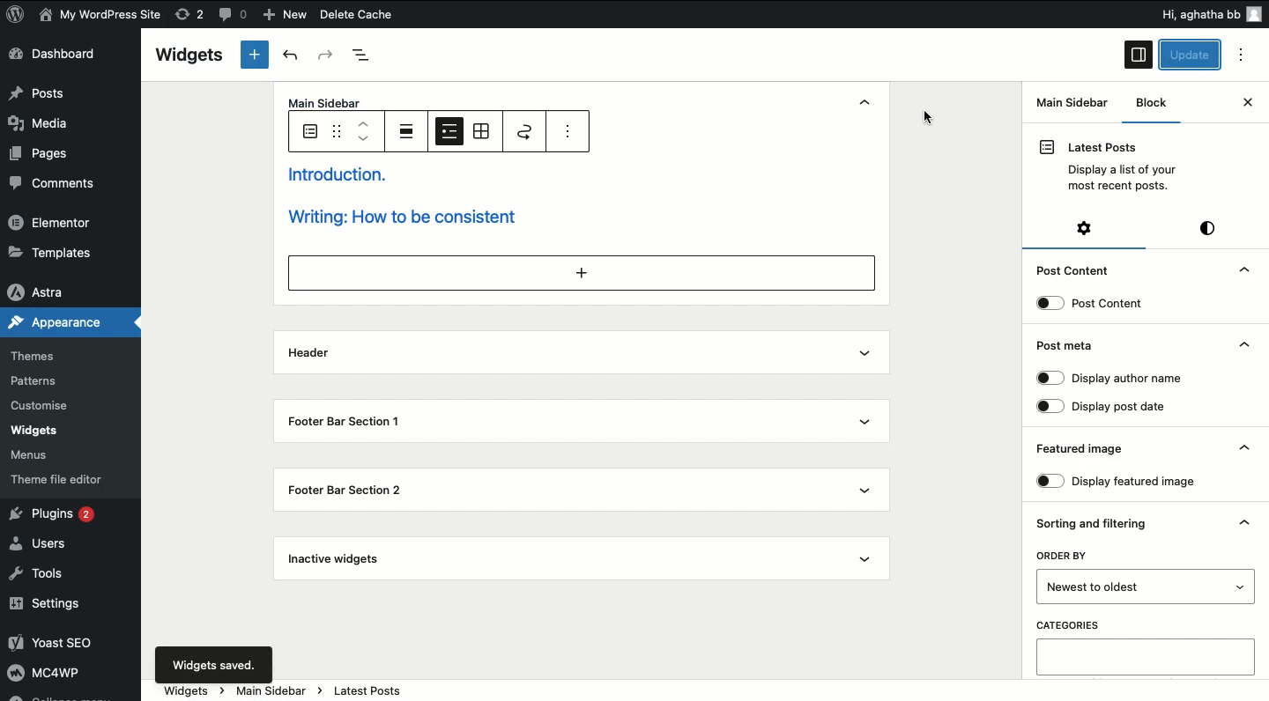  What do you see at coordinates (1068, 100) in the screenshot?
I see `Main Sidebar` at bounding box center [1068, 100].